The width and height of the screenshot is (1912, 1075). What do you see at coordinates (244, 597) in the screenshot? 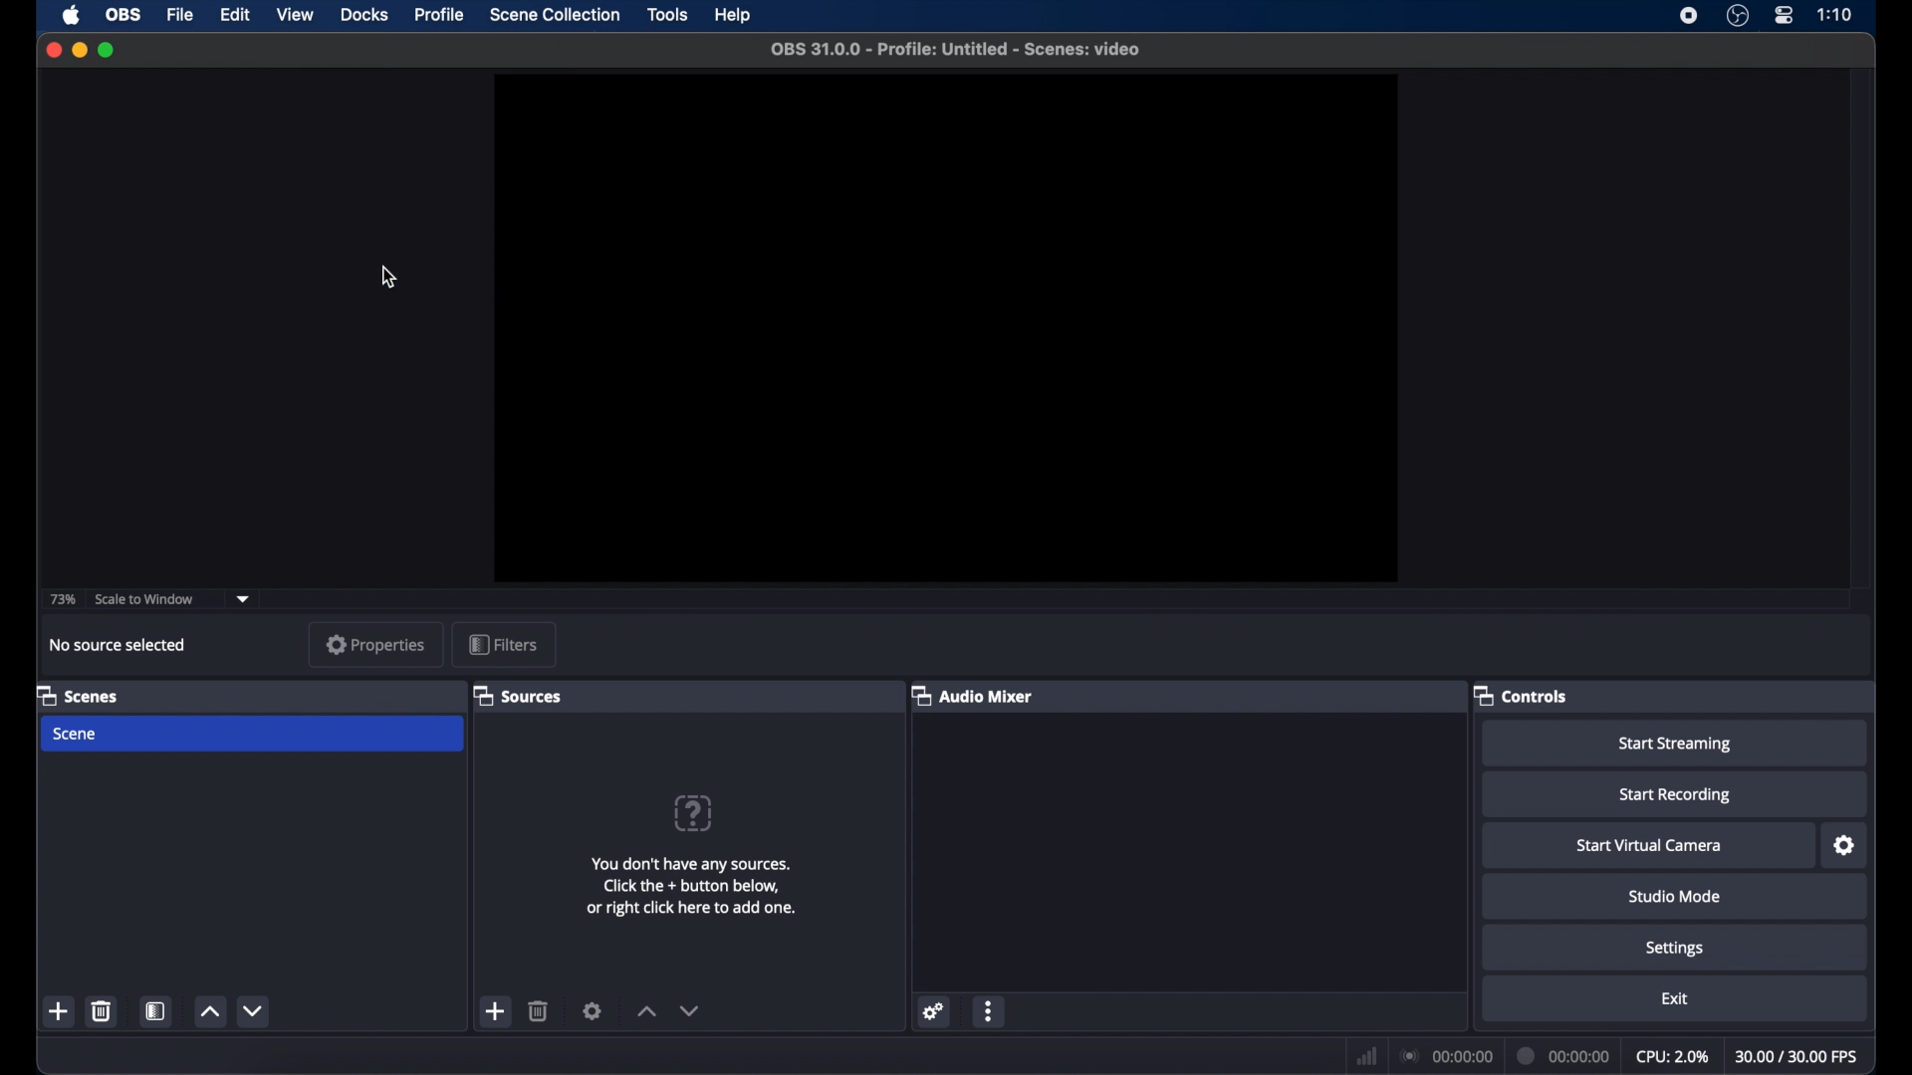
I see `dropdown` at bounding box center [244, 597].